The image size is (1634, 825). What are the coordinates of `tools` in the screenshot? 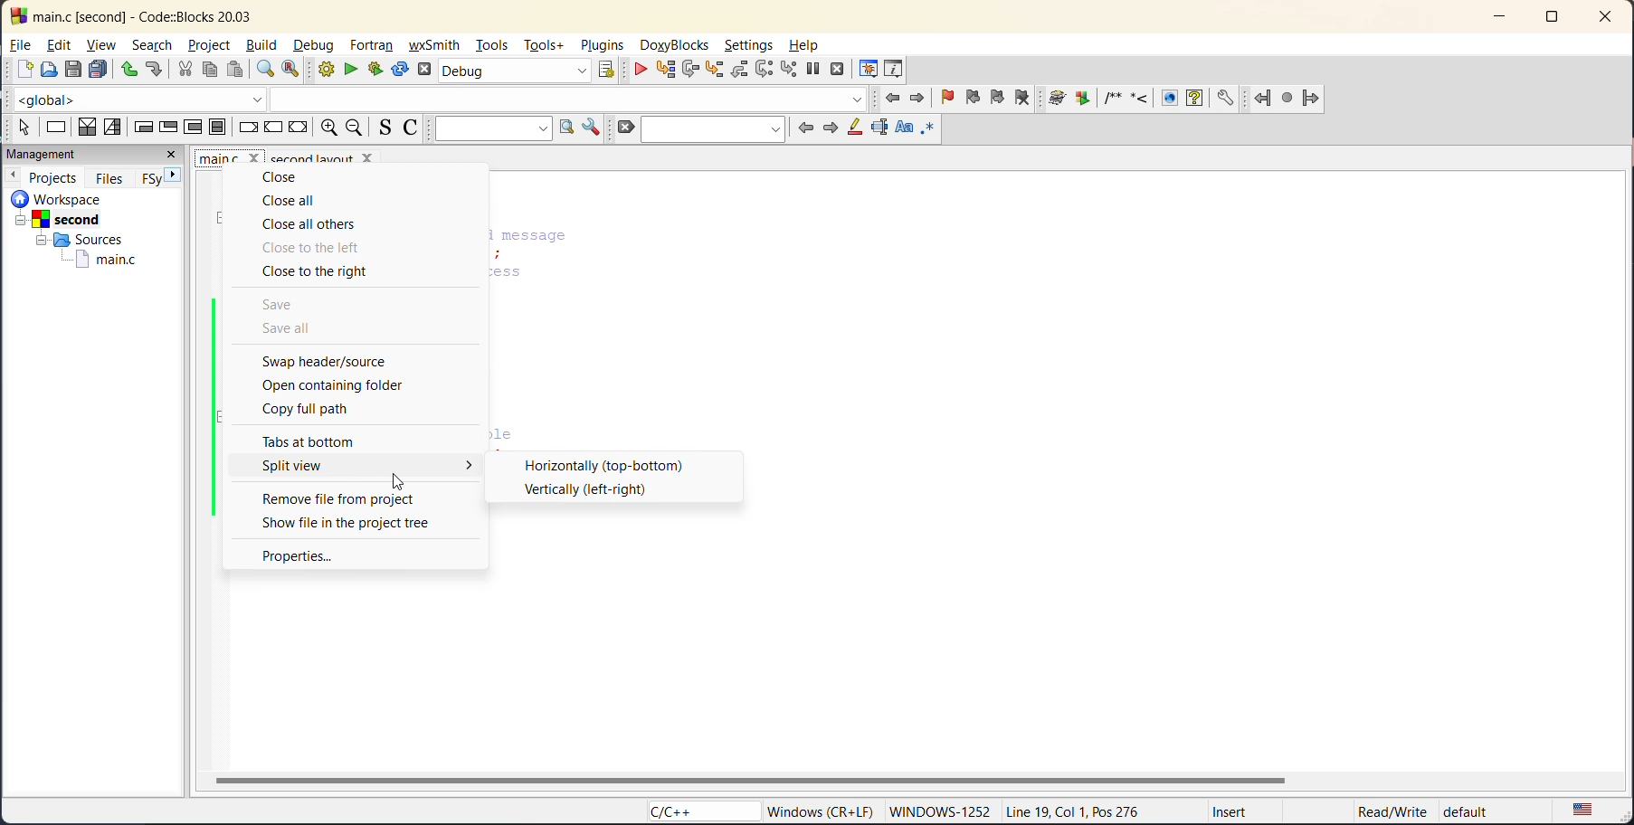 It's located at (492, 45).